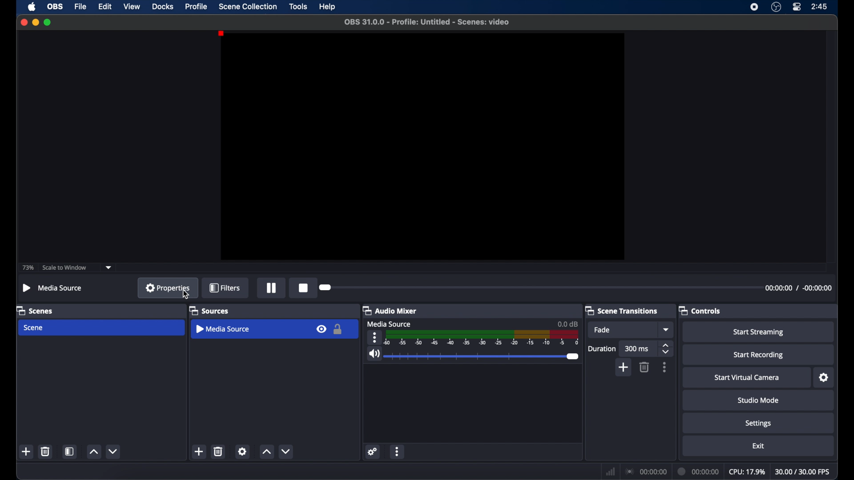  I want to click on media source, so click(389, 324).